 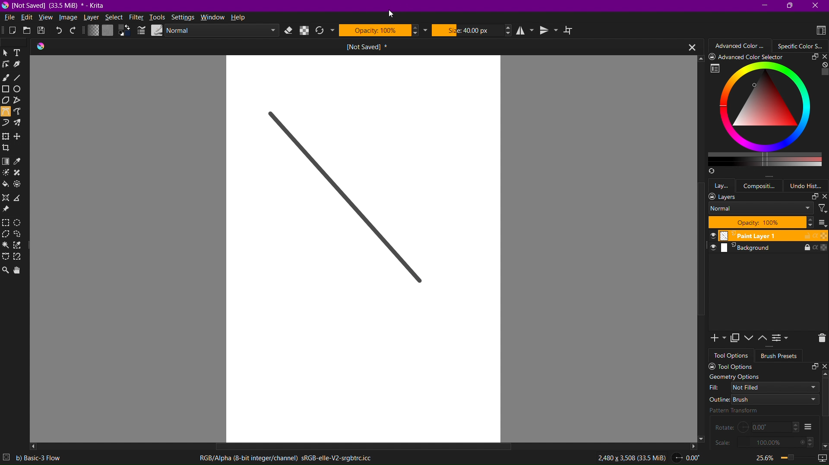 I want to click on View, so click(x=46, y=18).